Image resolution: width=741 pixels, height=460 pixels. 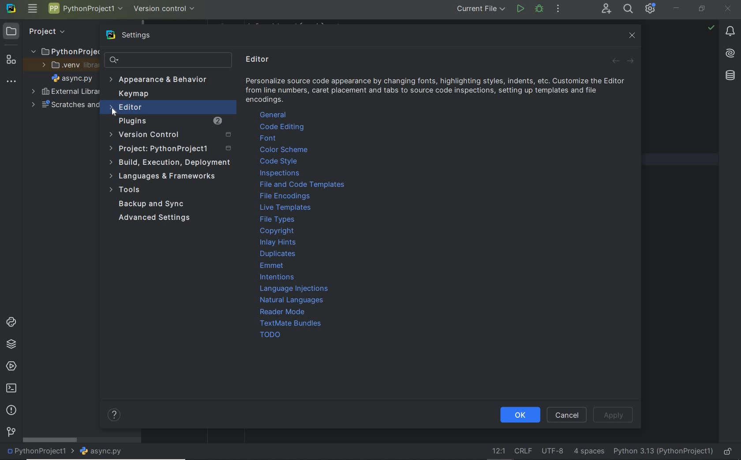 I want to click on run, so click(x=520, y=8).